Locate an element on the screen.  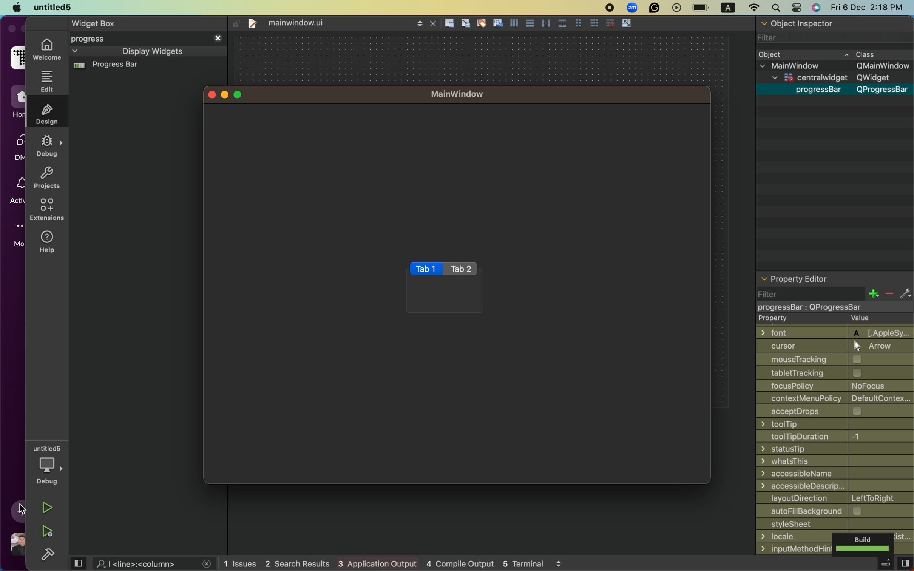
filter is located at coordinates (769, 294).